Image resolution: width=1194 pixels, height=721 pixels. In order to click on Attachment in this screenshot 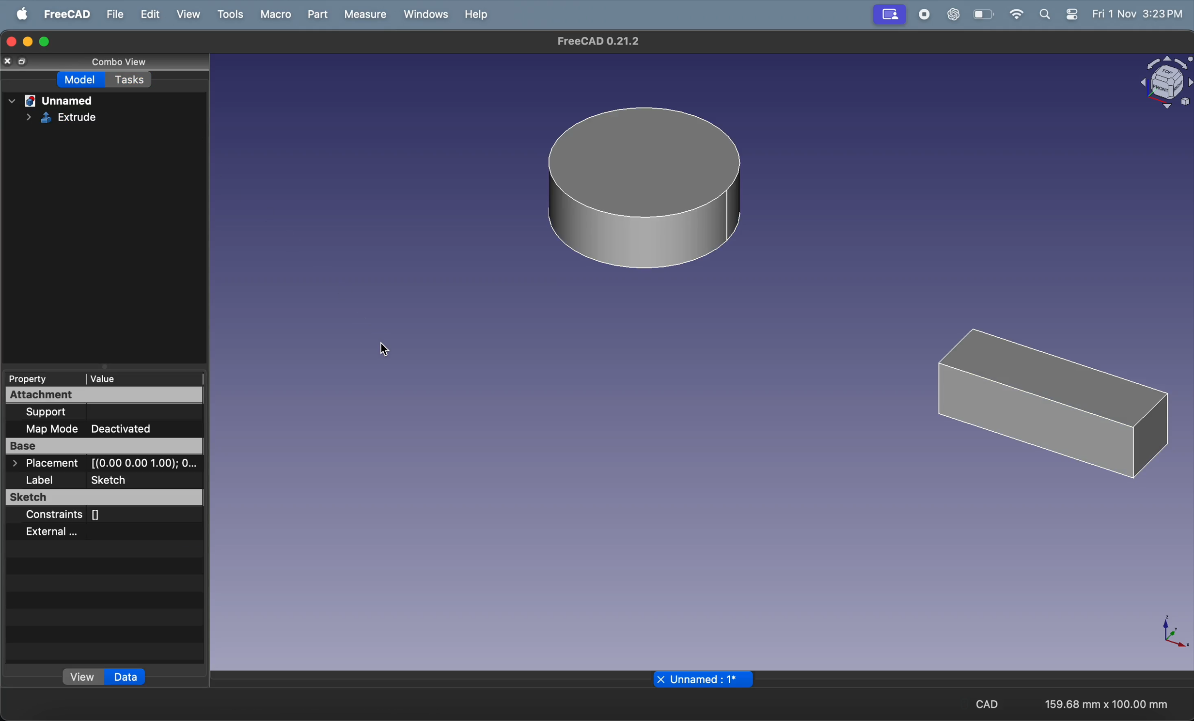, I will do `click(104, 395)`.